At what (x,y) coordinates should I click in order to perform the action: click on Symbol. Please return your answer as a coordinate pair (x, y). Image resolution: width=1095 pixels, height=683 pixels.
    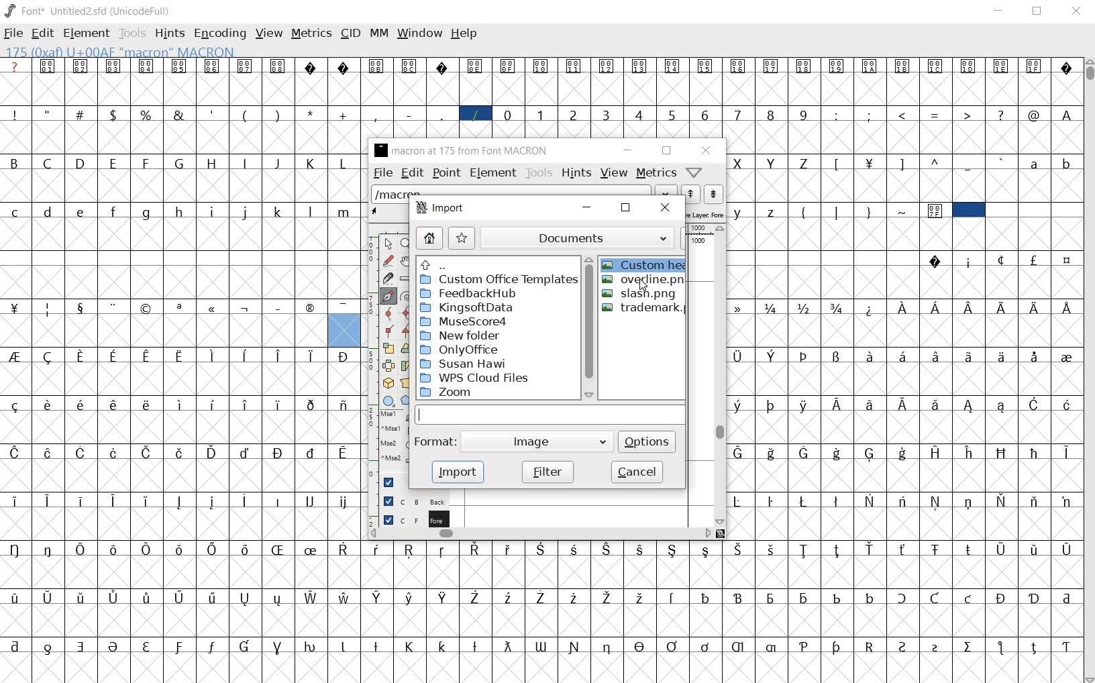
    Looking at the image, I should click on (309, 502).